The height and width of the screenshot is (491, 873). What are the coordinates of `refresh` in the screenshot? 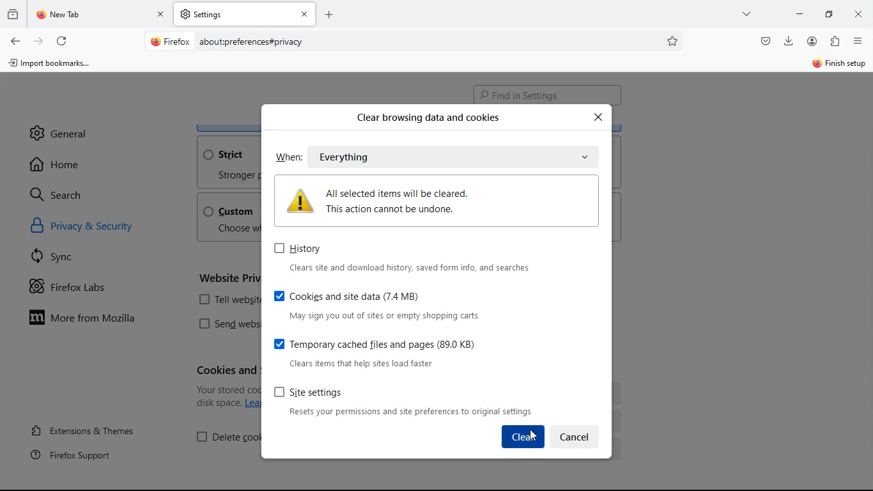 It's located at (61, 39).